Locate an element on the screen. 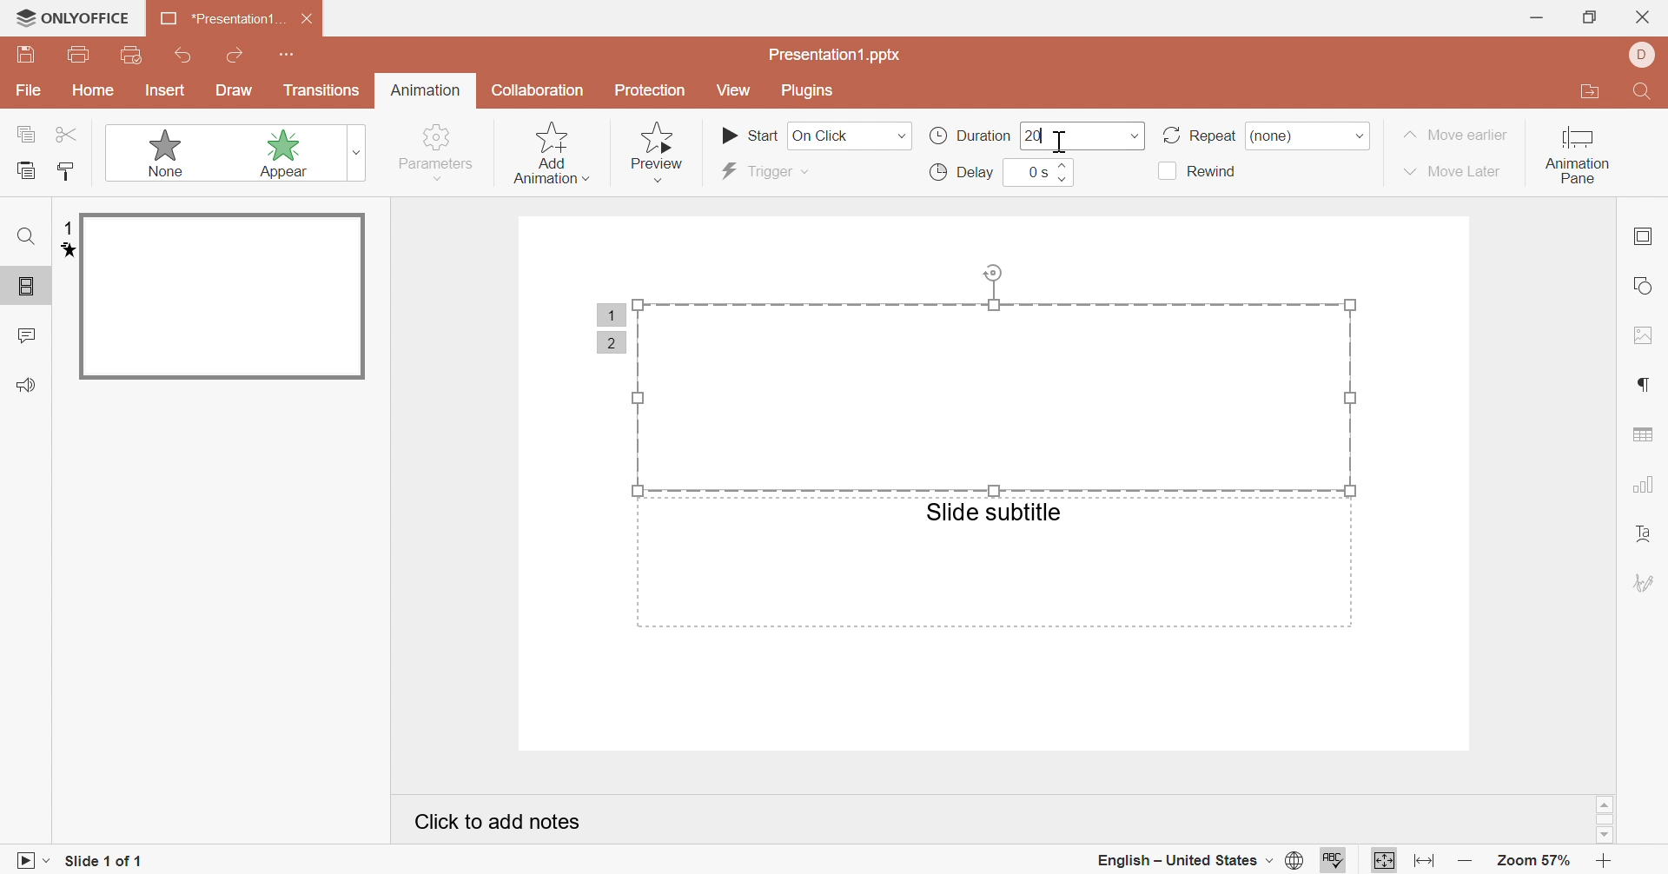  animation pane is located at coordinates (1578, 156).